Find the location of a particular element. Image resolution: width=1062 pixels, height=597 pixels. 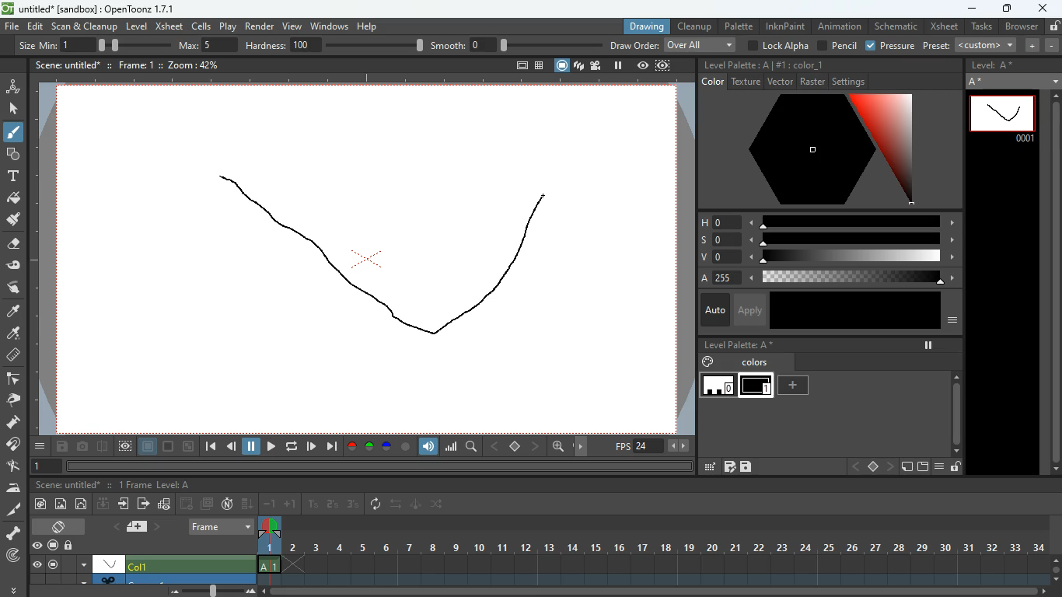

browser is located at coordinates (1021, 27).